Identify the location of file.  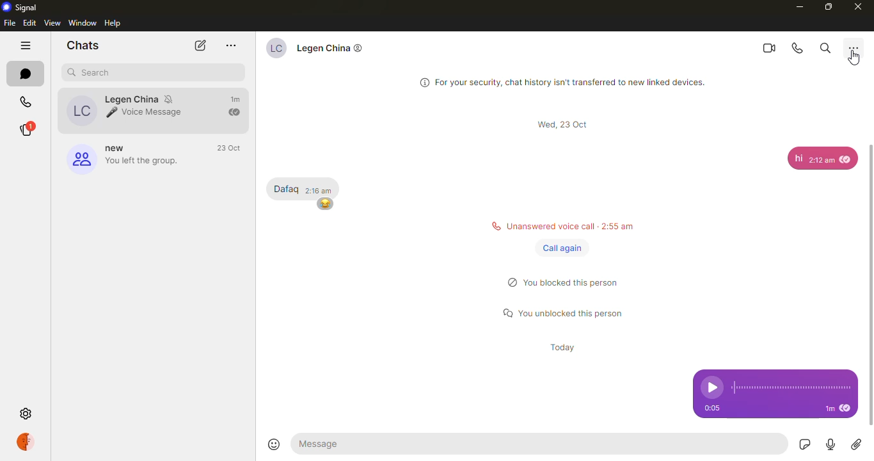
(10, 23).